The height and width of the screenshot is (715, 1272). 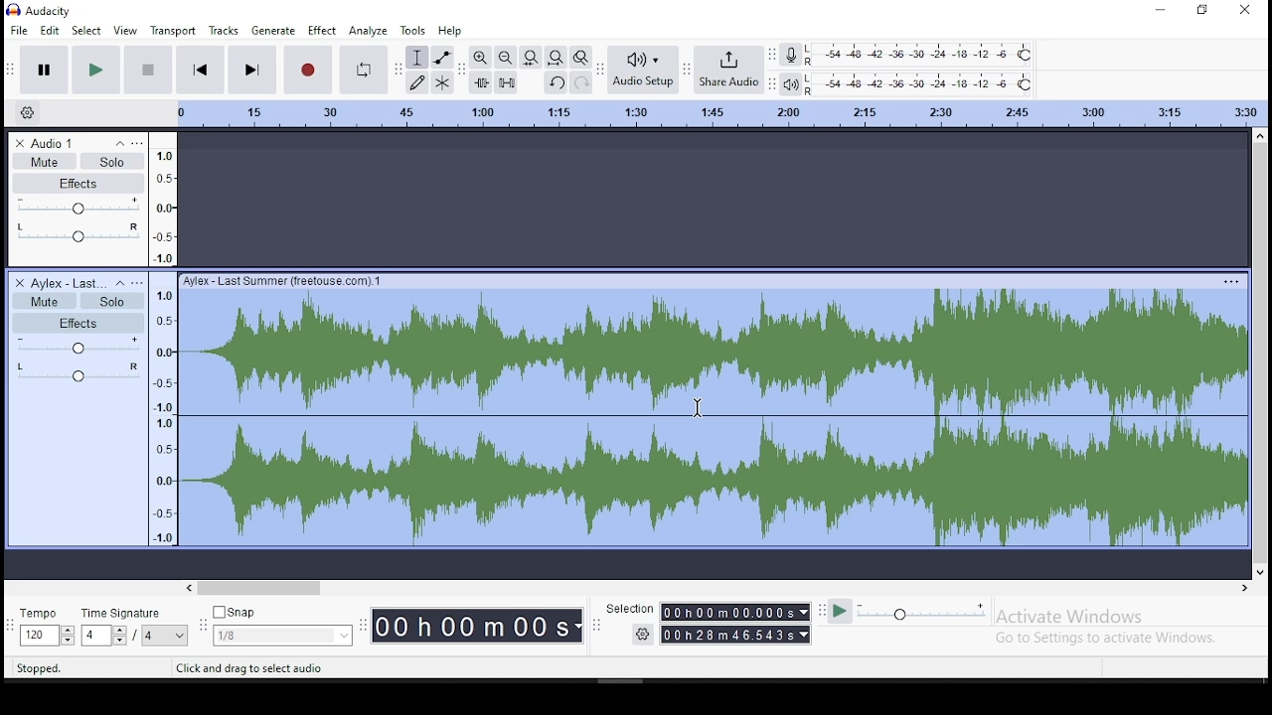 I want to click on generate, so click(x=274, y=32).